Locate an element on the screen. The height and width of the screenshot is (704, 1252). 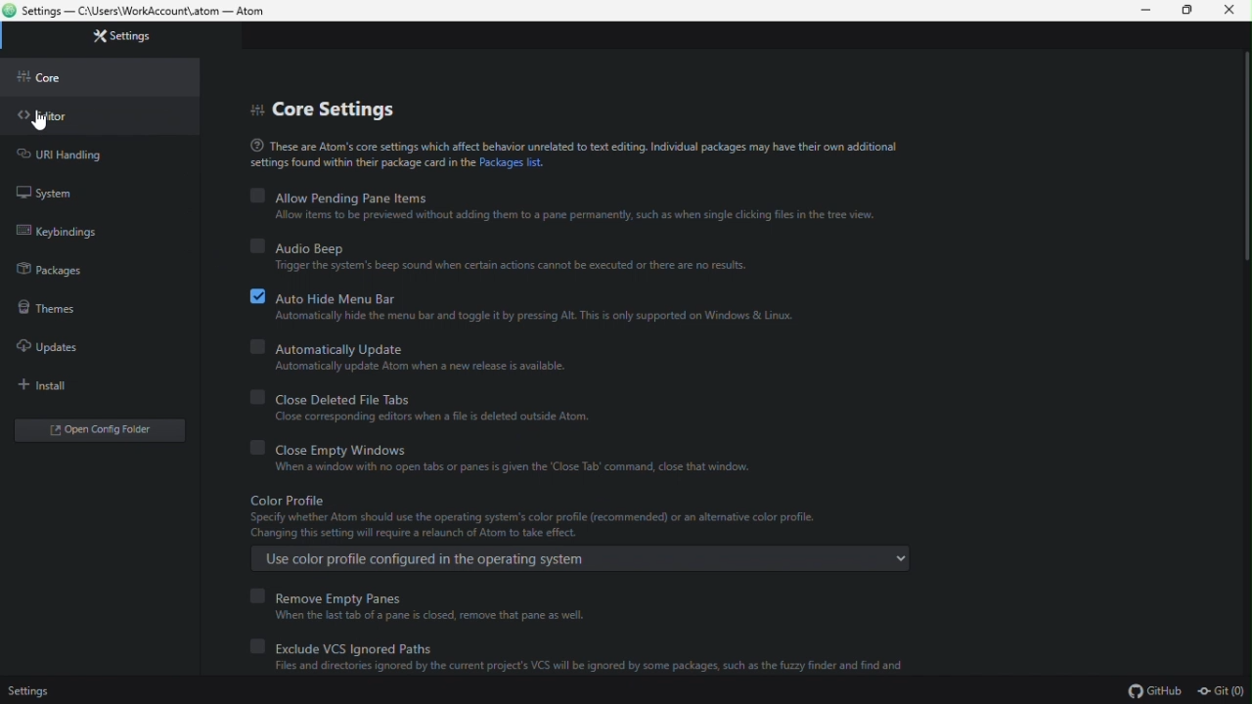
Exclude vcs ignored paths is located at coordinates (583, 645).